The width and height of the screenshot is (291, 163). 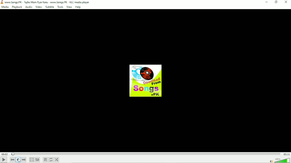 I want to click on Playback, so click(x=17, y=7).